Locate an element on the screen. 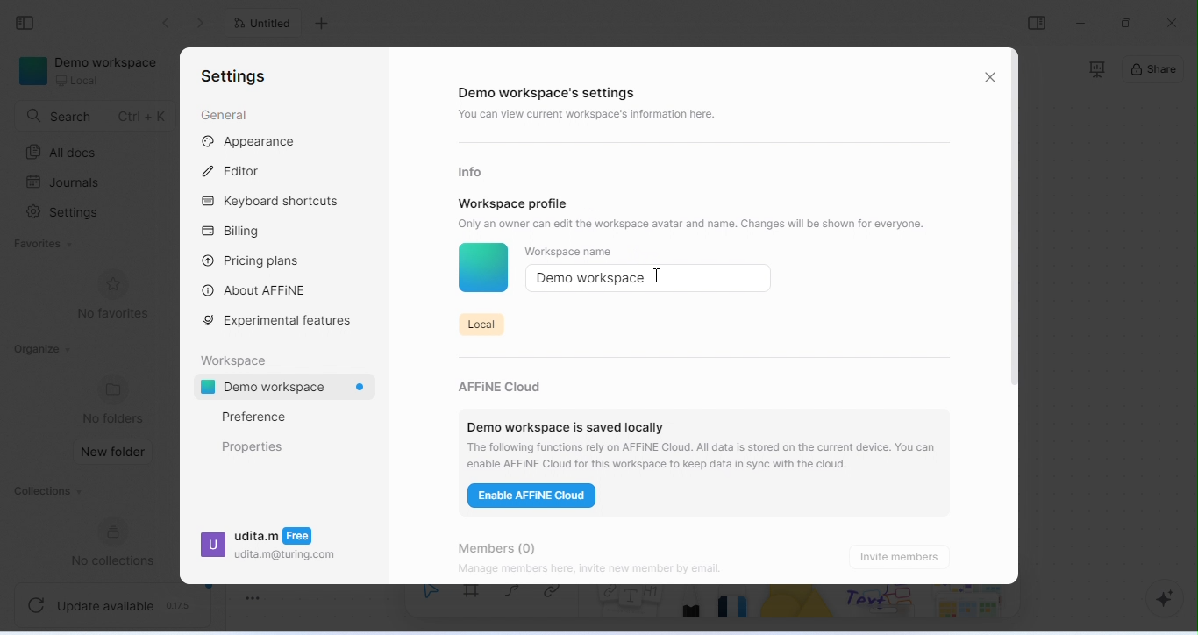 The image size is (1198, 635). keyboard shortcuts is located at coordinates (275, 203).